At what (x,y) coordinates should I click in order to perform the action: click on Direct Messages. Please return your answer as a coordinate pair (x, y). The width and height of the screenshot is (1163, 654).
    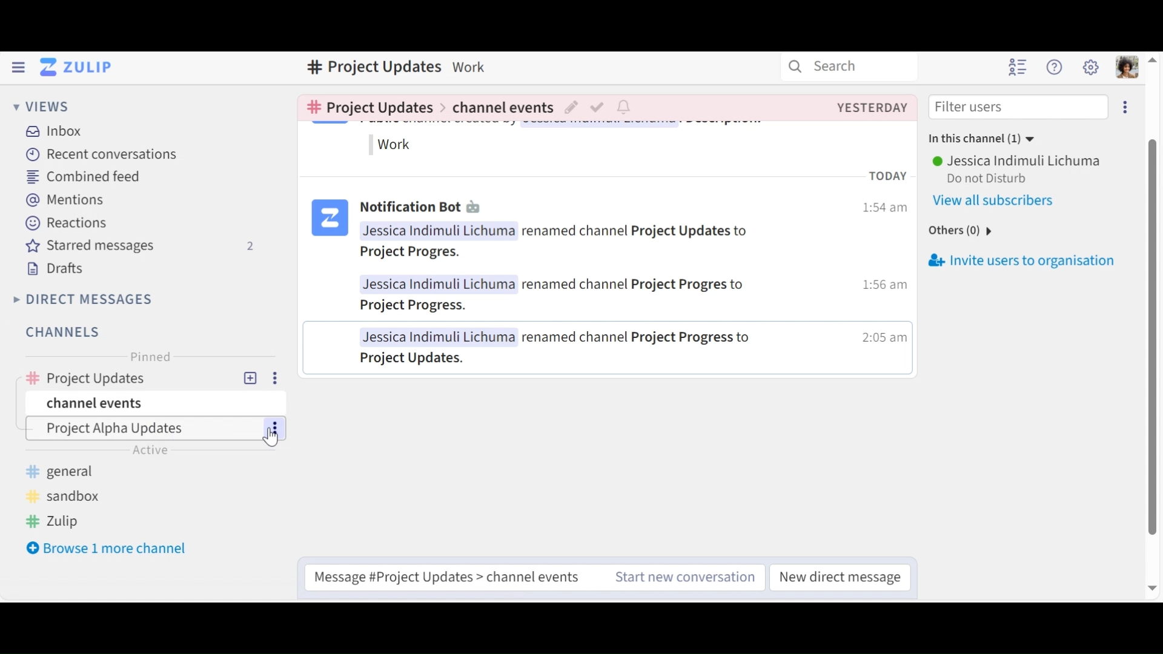
    Looking at the image, I should click on (84, 300).